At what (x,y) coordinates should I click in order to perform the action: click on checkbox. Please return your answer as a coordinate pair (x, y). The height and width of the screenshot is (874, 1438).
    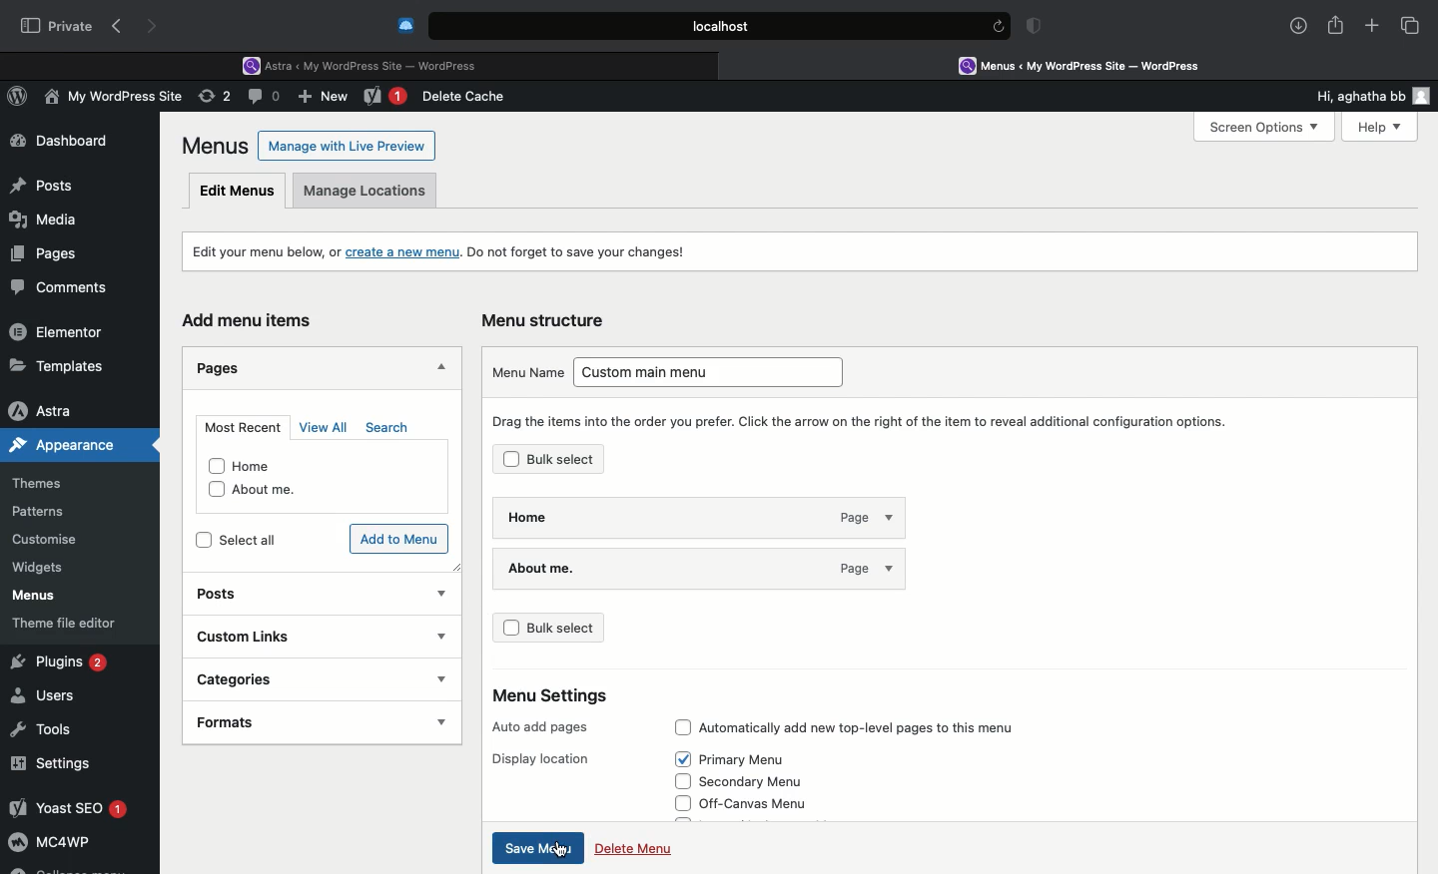
    Looking at the image, I should click on (215, 488).